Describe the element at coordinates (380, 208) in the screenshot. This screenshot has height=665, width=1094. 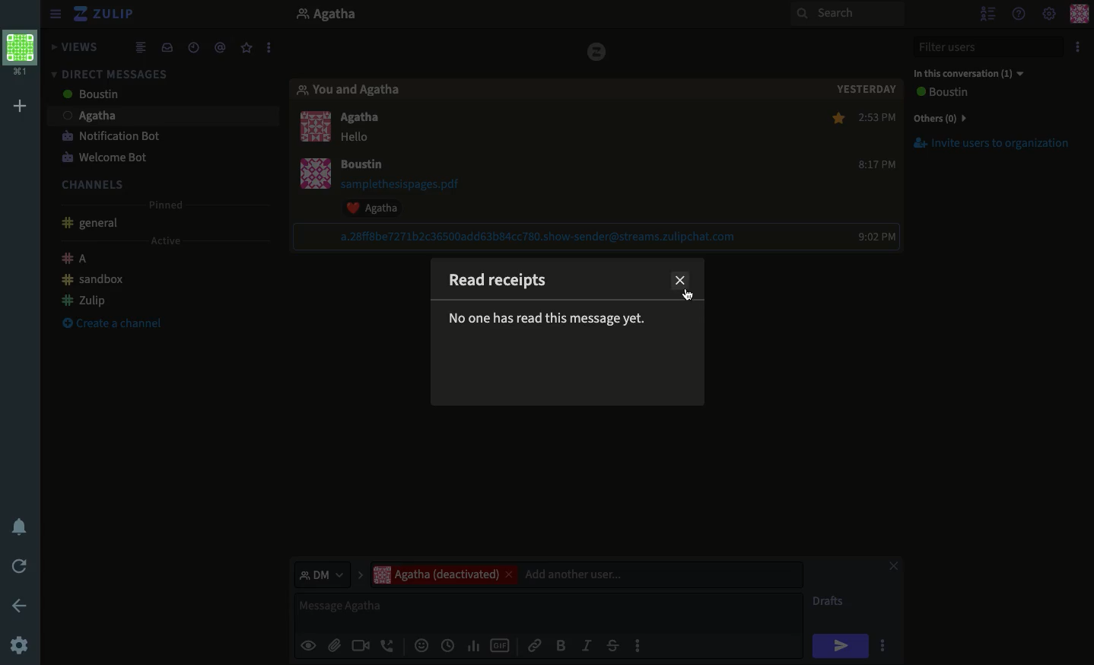
I see `Reaction` at that location.